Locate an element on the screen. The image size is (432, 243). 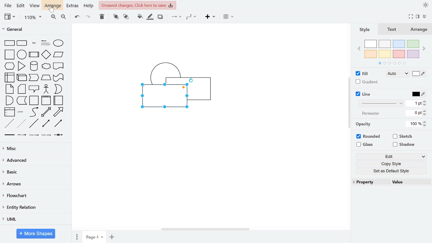
shadow is located at coordinates (404, 145).